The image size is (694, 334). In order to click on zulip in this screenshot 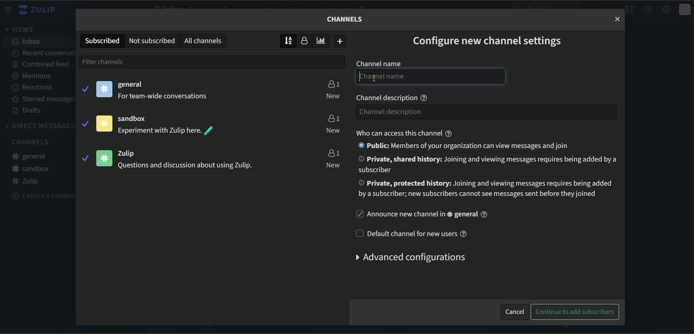, I will do `click(132, 153)`.